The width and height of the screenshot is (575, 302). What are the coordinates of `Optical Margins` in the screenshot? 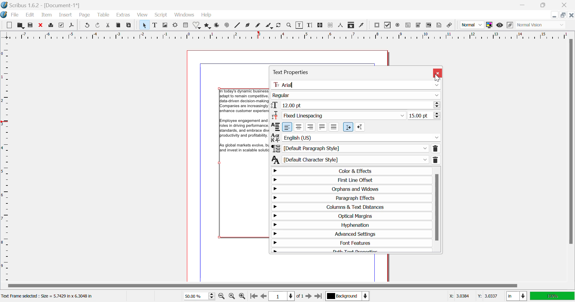 It's located at (352, 217).